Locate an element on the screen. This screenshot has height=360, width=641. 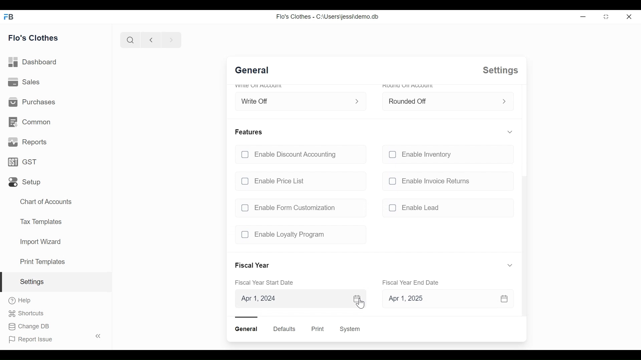
Help is located at coordinates (20, 301).